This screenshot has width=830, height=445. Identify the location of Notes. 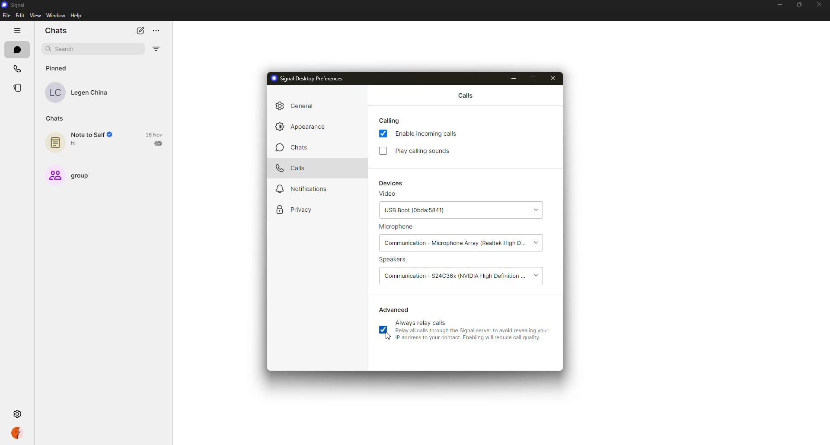
(54, 143).